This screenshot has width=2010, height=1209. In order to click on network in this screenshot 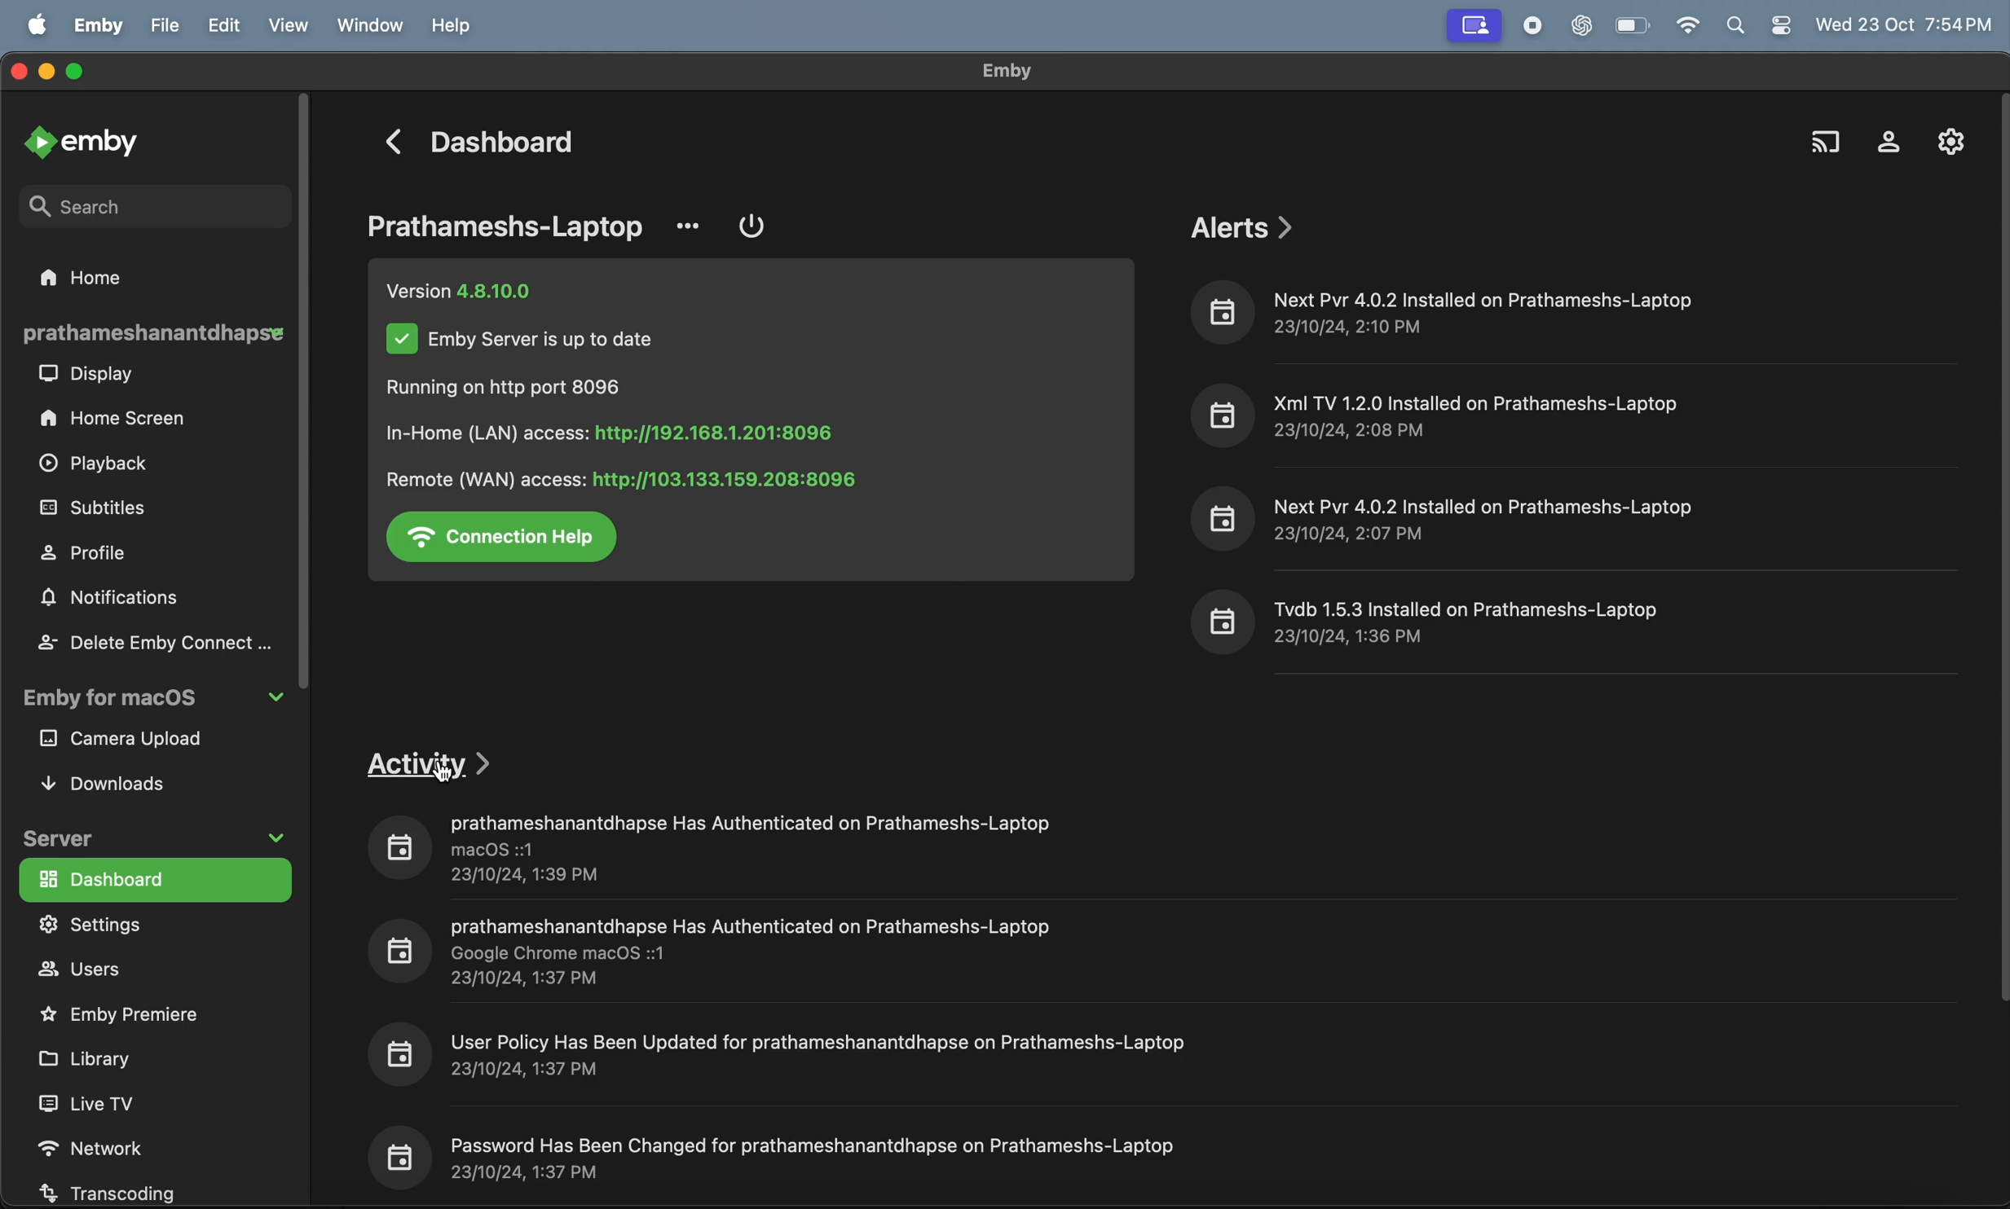, I will do `click(116, 1143)`.